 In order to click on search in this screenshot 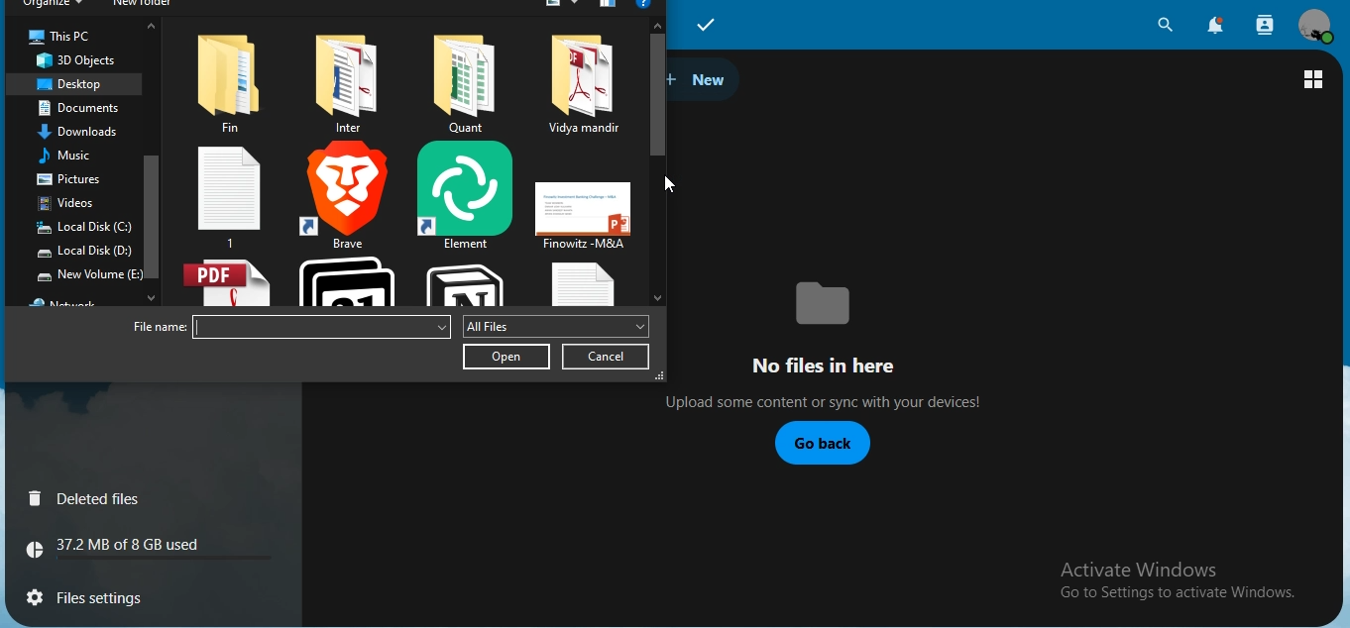, I will do `click(1166, 24)`.